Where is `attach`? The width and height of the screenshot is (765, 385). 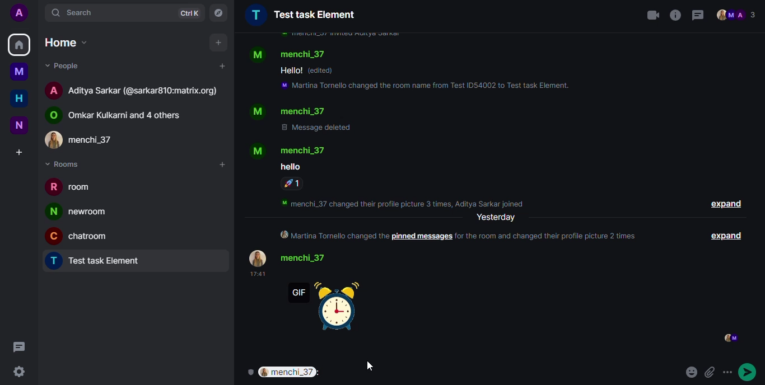
attach is located at coordinates (711, 370).